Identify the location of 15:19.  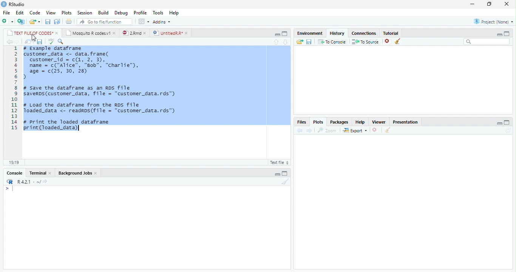
(15, 162).